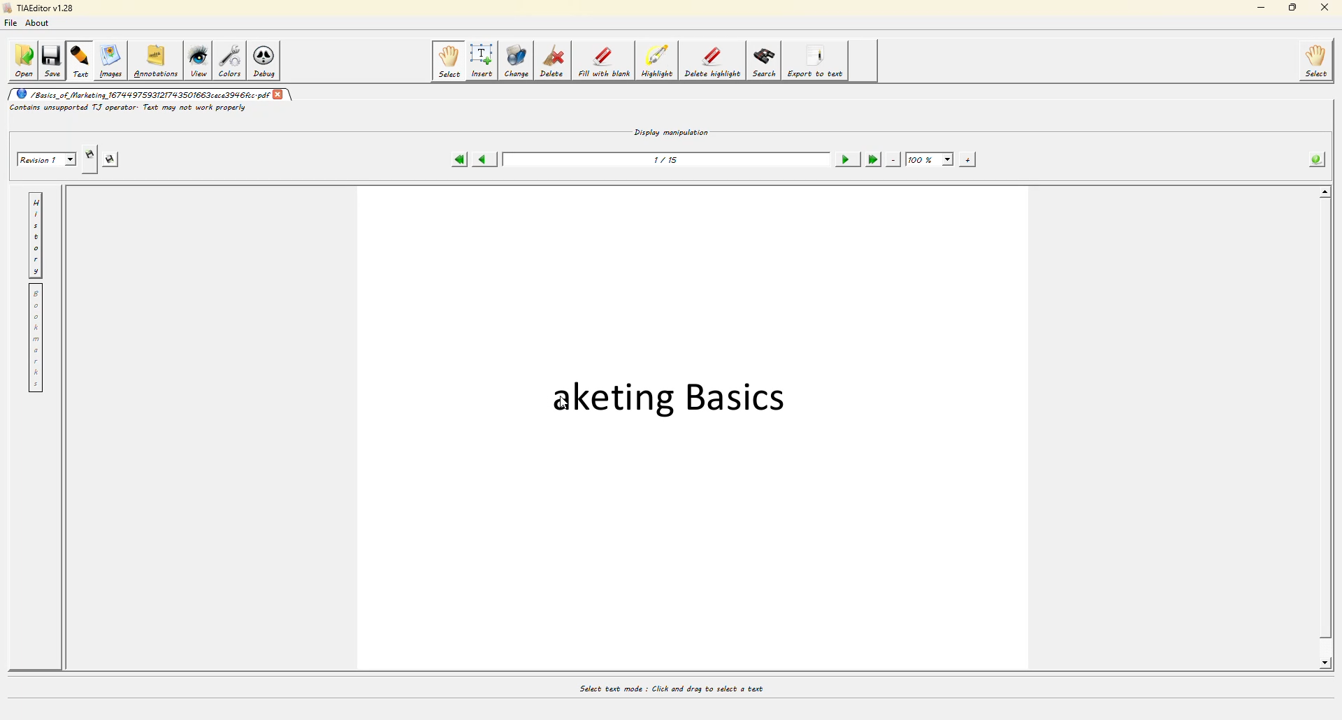  Describe the element at coordinates (765, 62) in the screenshot. I see `search` at that location.